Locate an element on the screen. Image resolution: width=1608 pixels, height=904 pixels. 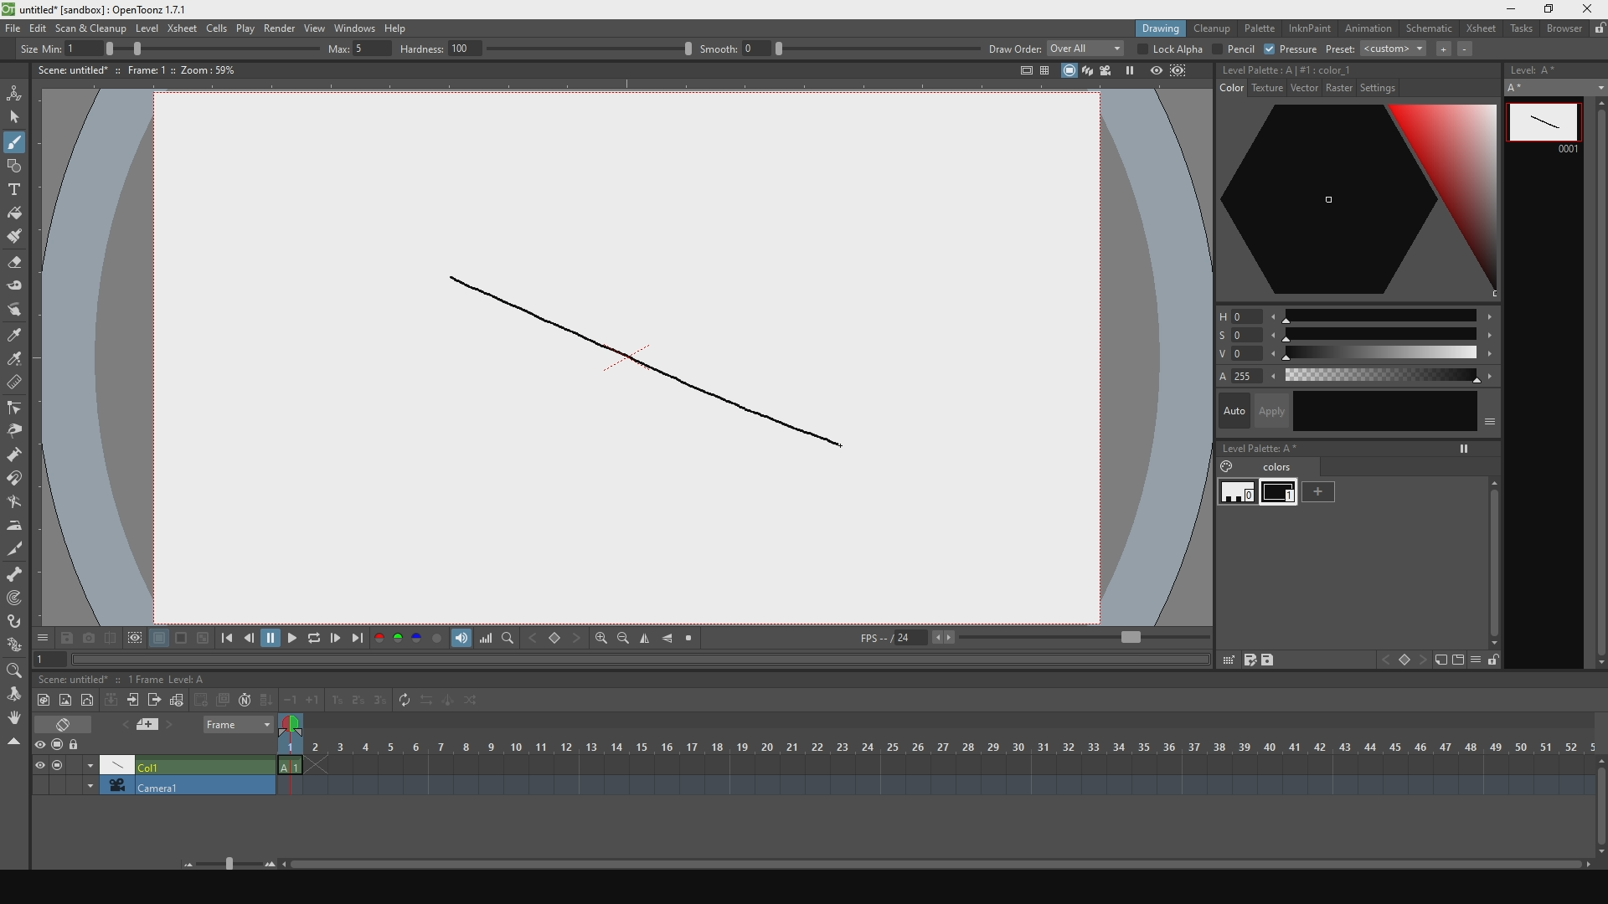
erase is located at coordinates (75, 725).